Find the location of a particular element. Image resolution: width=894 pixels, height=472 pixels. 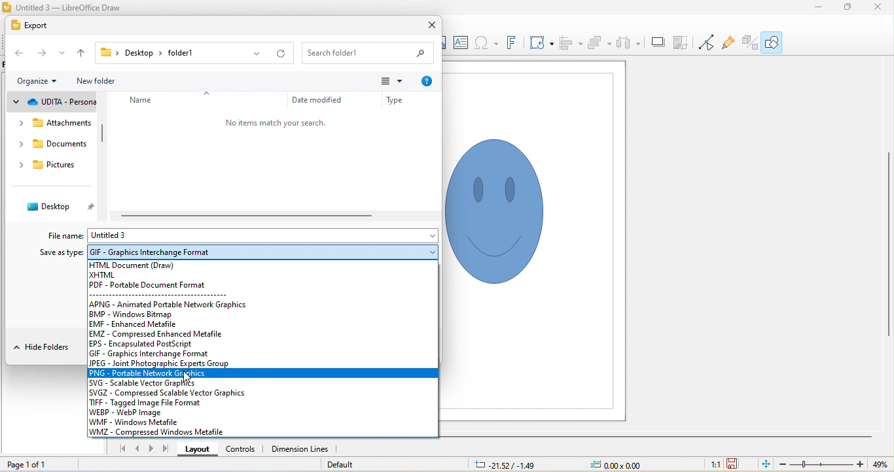

save as type is located at coordinates (62, 254).